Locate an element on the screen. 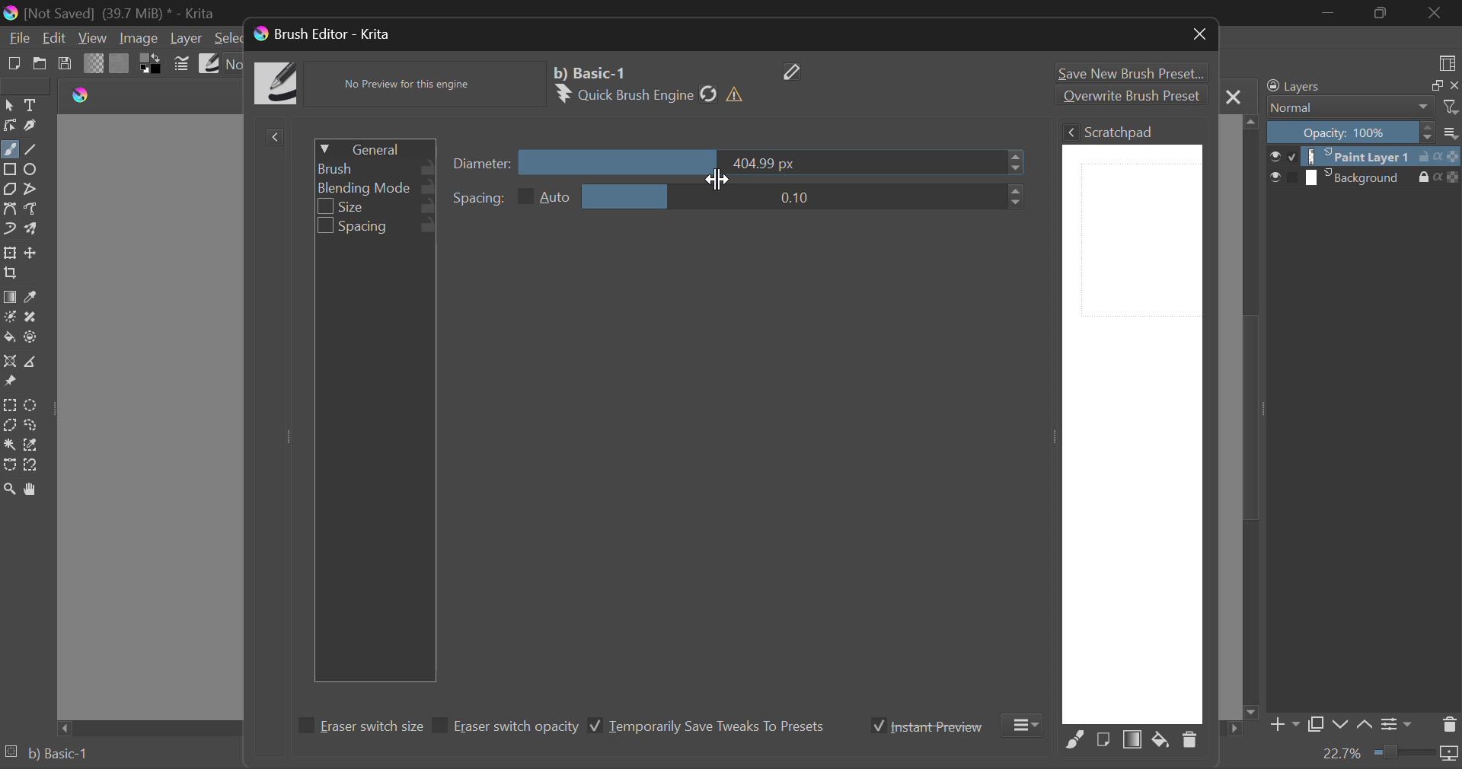  Multibrush Tool is located at coordinates (33, 229).